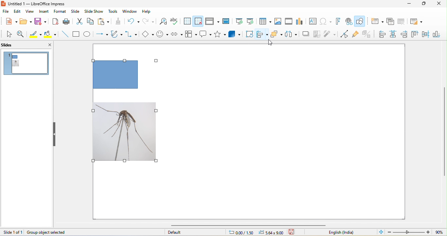 Image resolution: width=447 pixels, height=236 pixels. I want to click on crop image, so click(316, 35).